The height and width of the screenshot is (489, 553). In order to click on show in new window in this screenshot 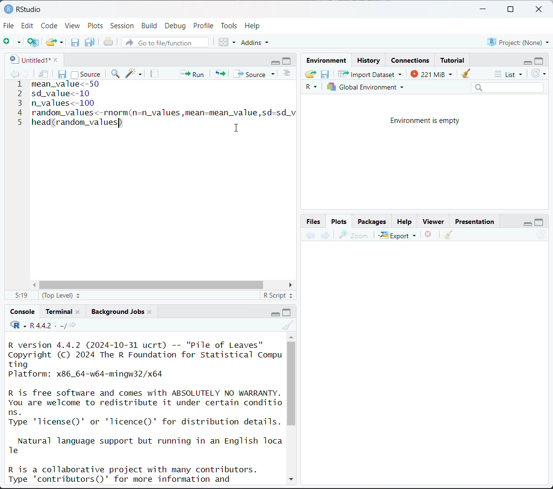, I will do `click(44, 75)`.